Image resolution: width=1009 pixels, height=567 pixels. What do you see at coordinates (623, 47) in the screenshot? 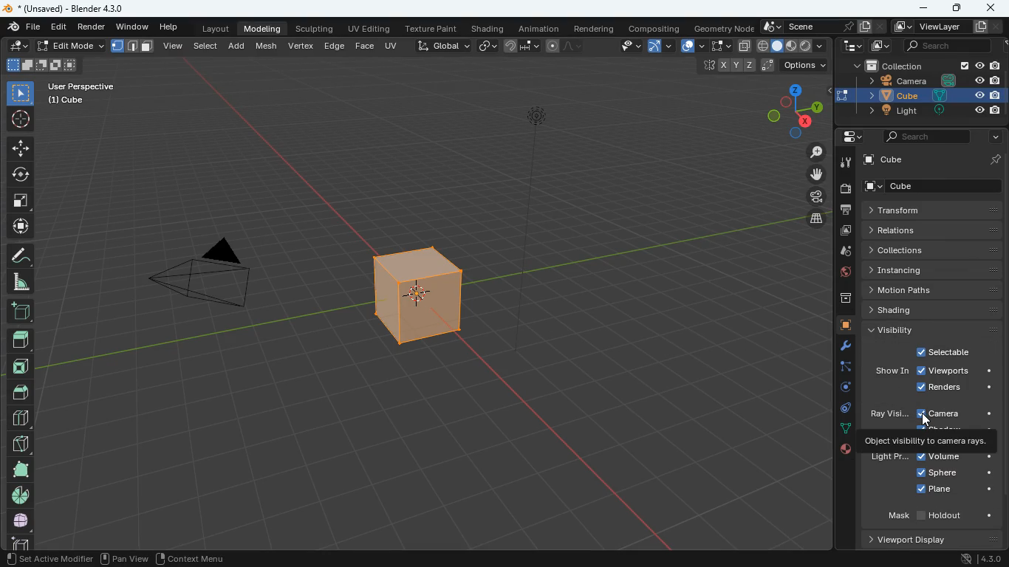
I see `view` at bounding box center [623, 47].